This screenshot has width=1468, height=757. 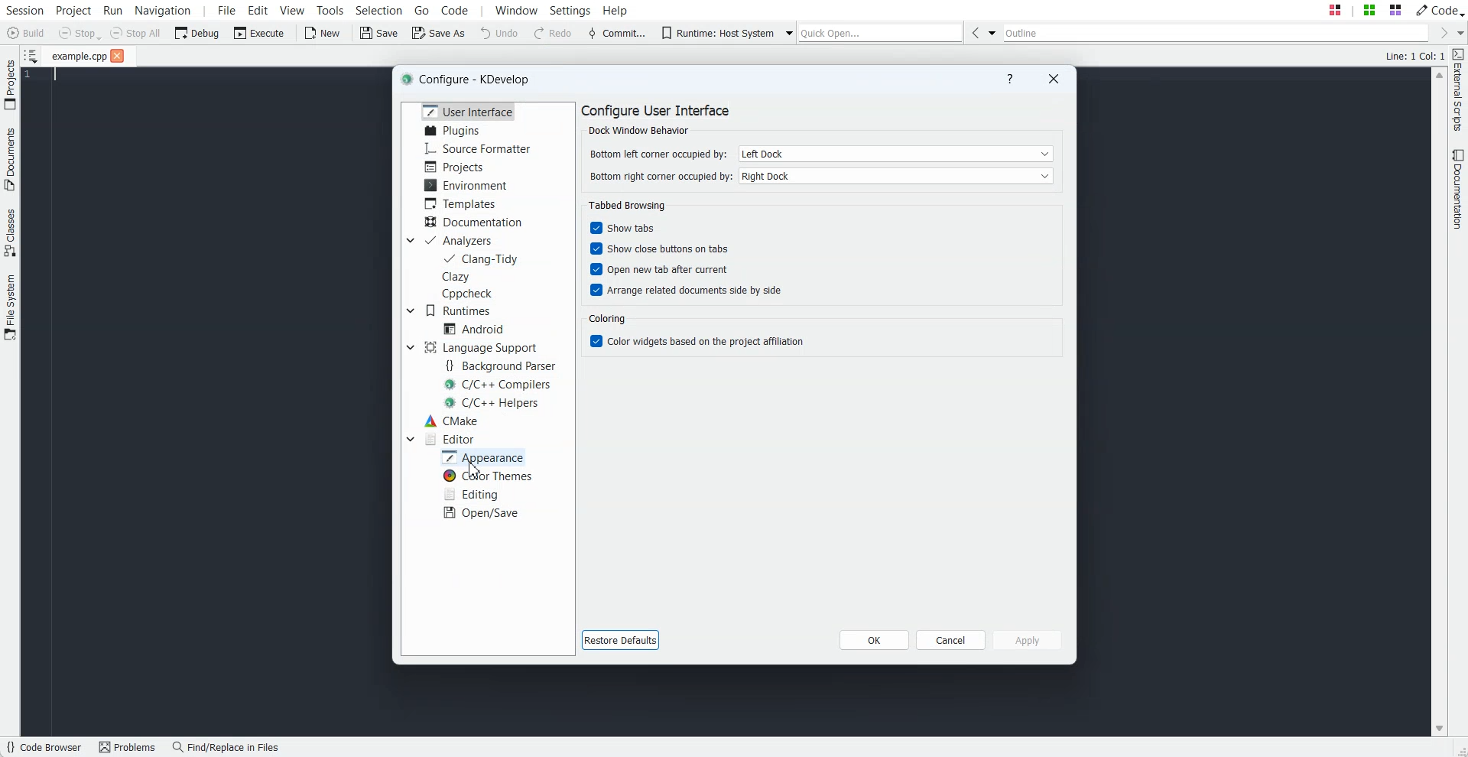 What do you see at coordinates (73, 10) in the screenshot?
I see `Project` at bounding box center [73, 10].